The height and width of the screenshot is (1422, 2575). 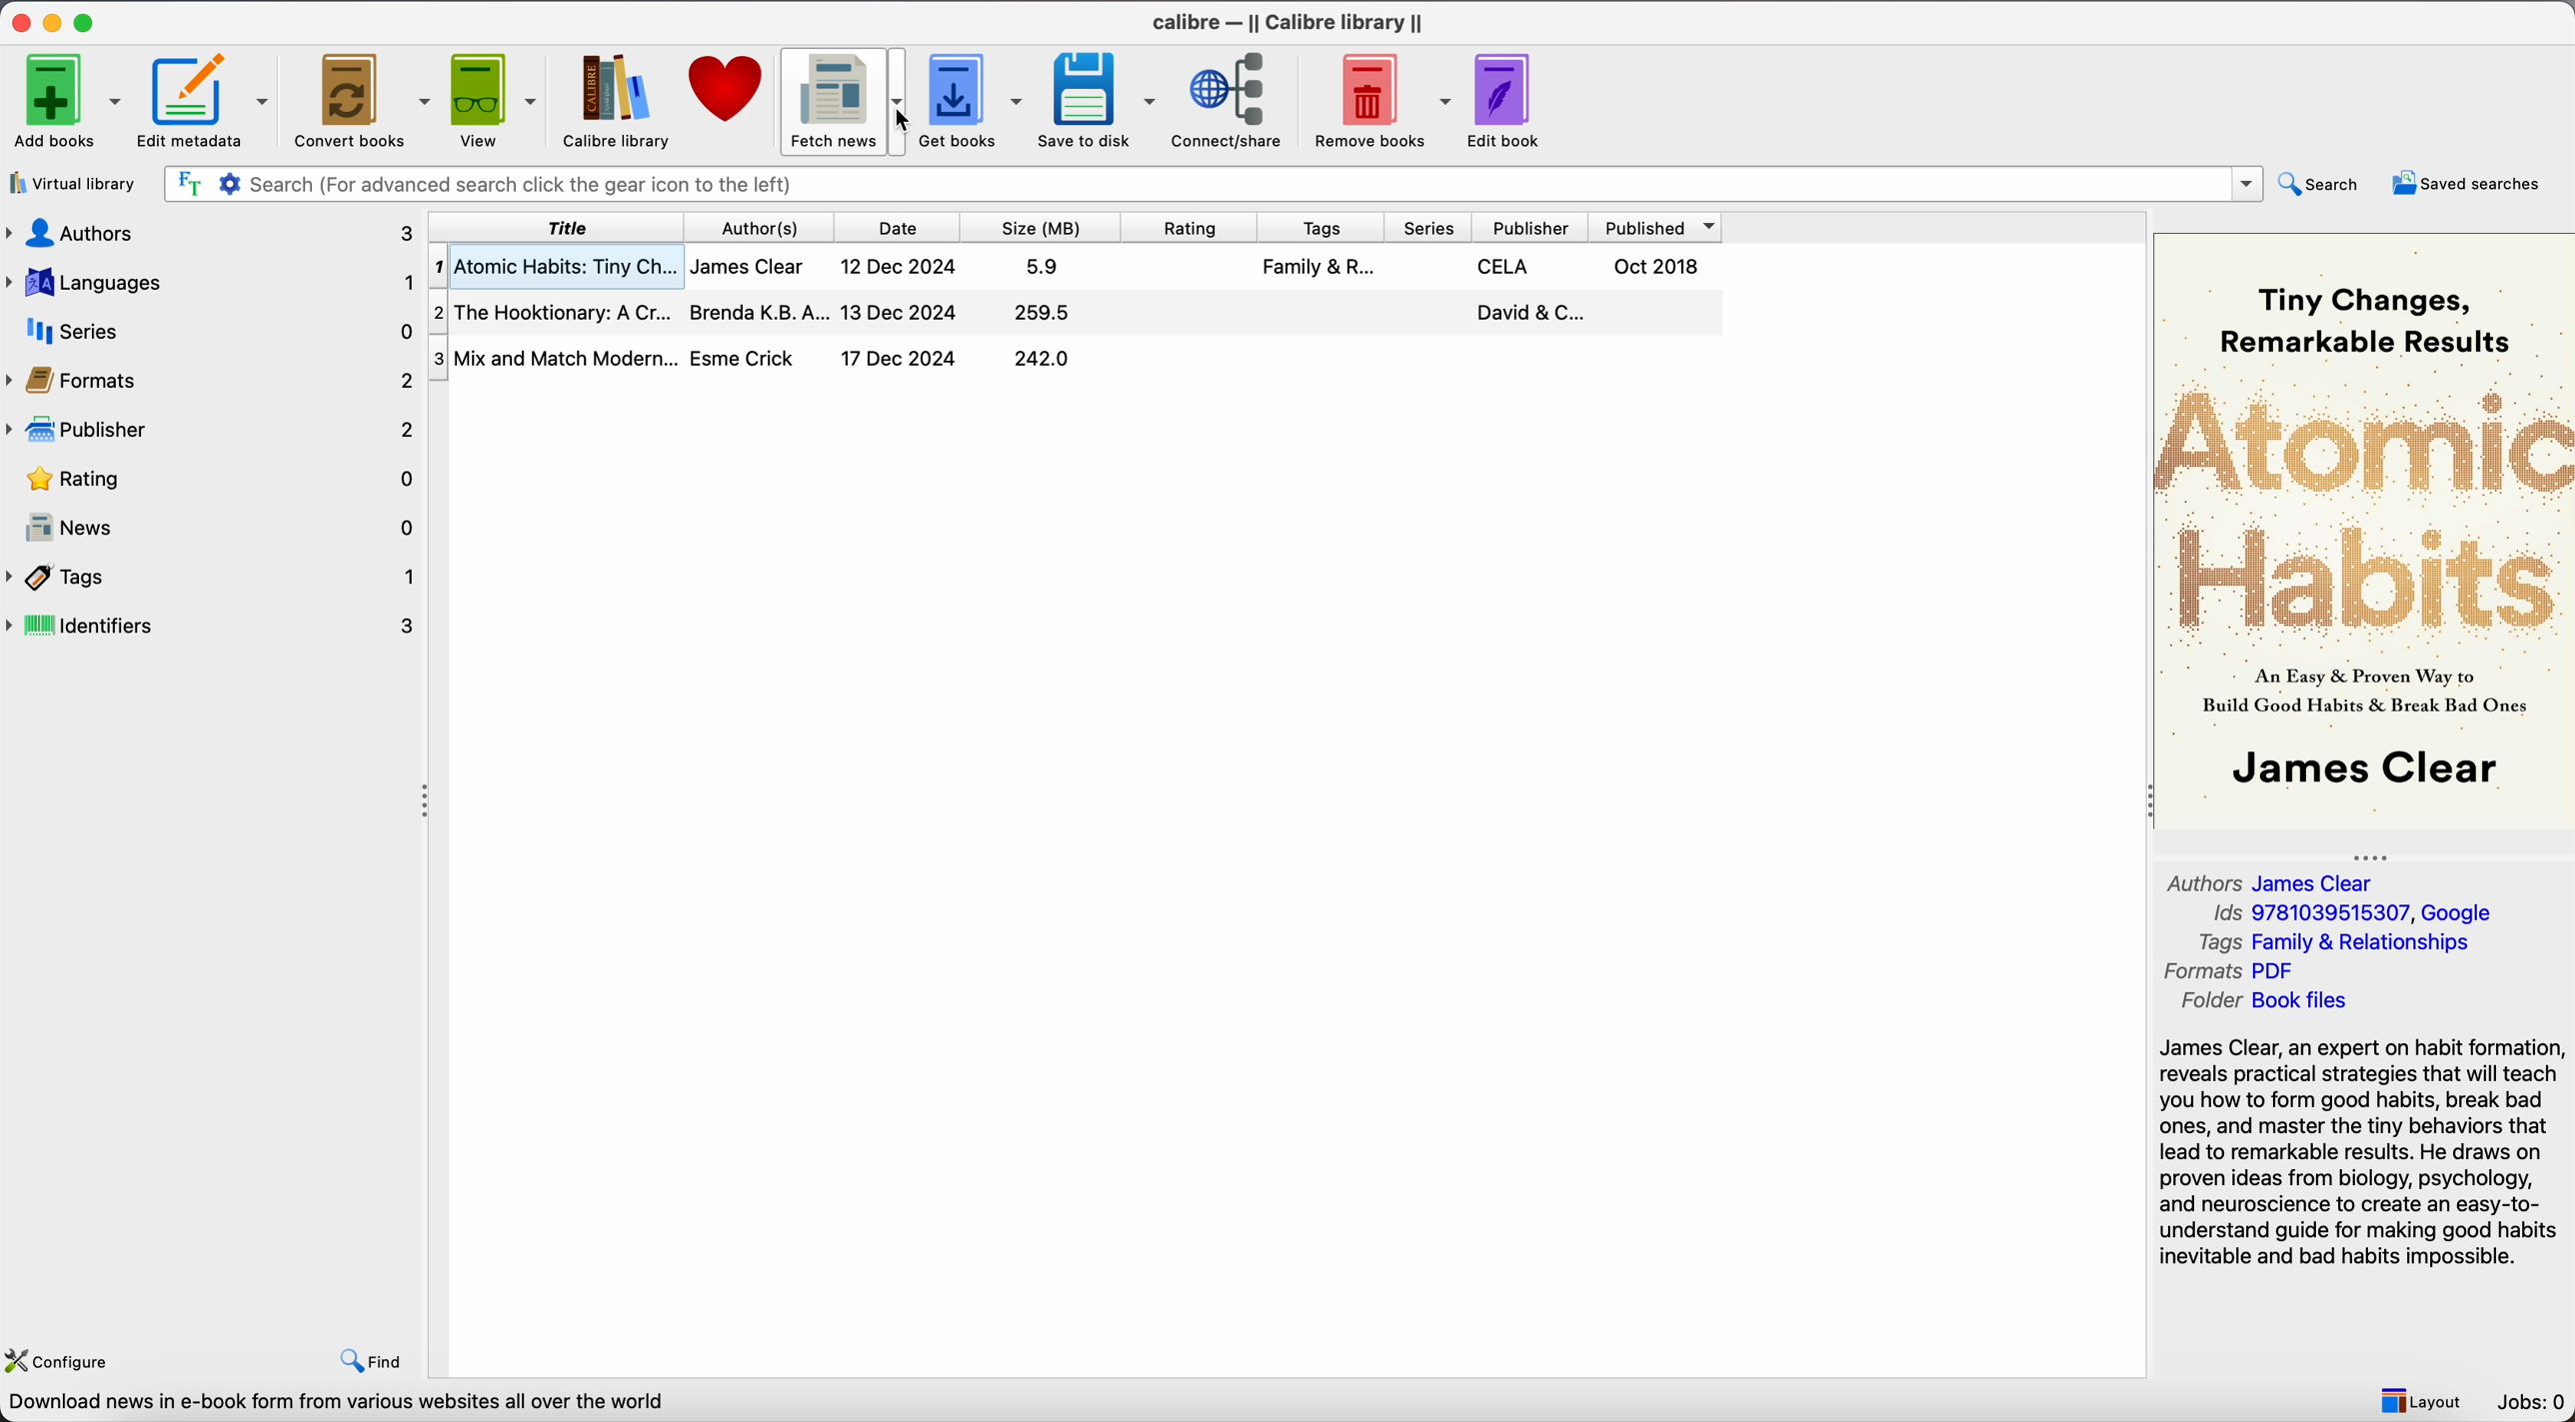 I want to click on formats, so click(x=209, y=378).